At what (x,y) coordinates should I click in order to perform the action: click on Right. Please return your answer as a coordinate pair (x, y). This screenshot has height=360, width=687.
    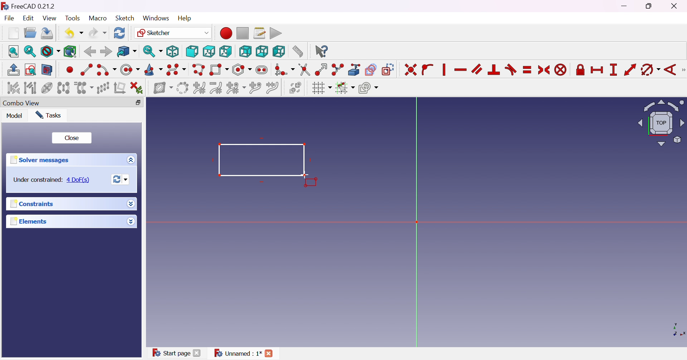
    Looking at the image, I should click on (225, 51).